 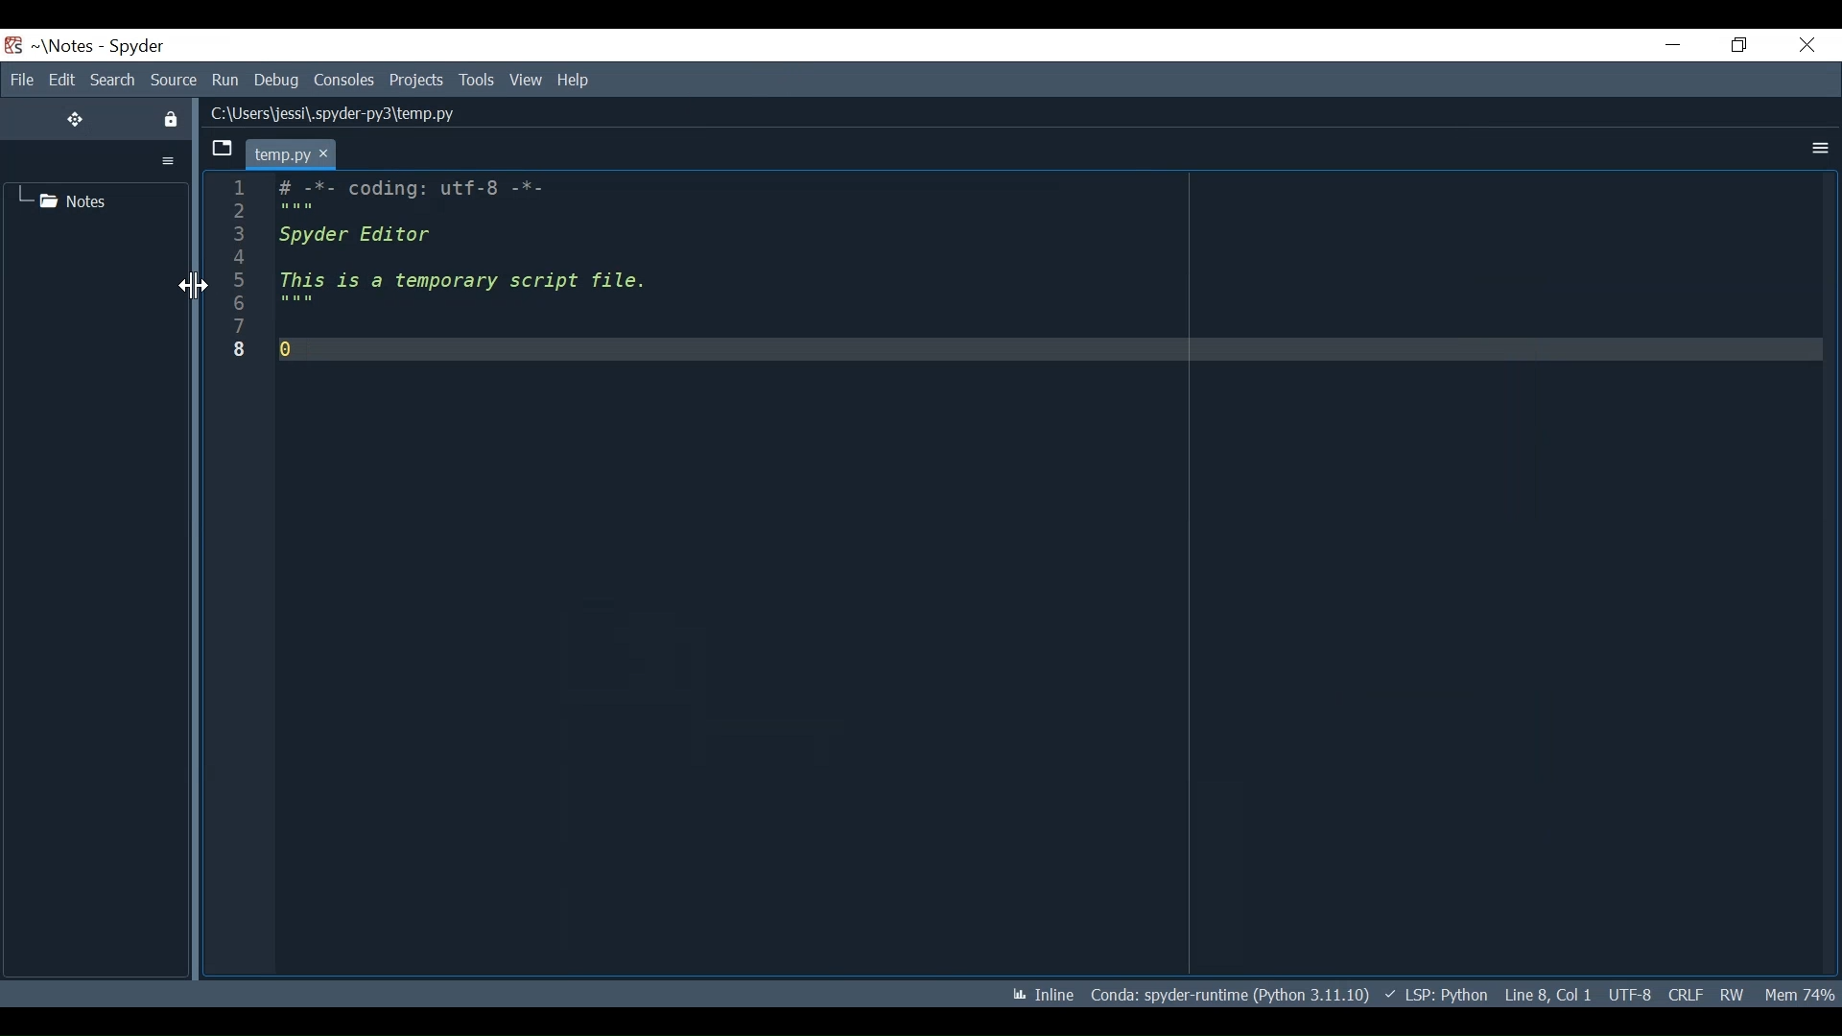 What do you see at coordinates (174, 80) in the screenshot?
I see `Source` at bounding box center [174, 80].